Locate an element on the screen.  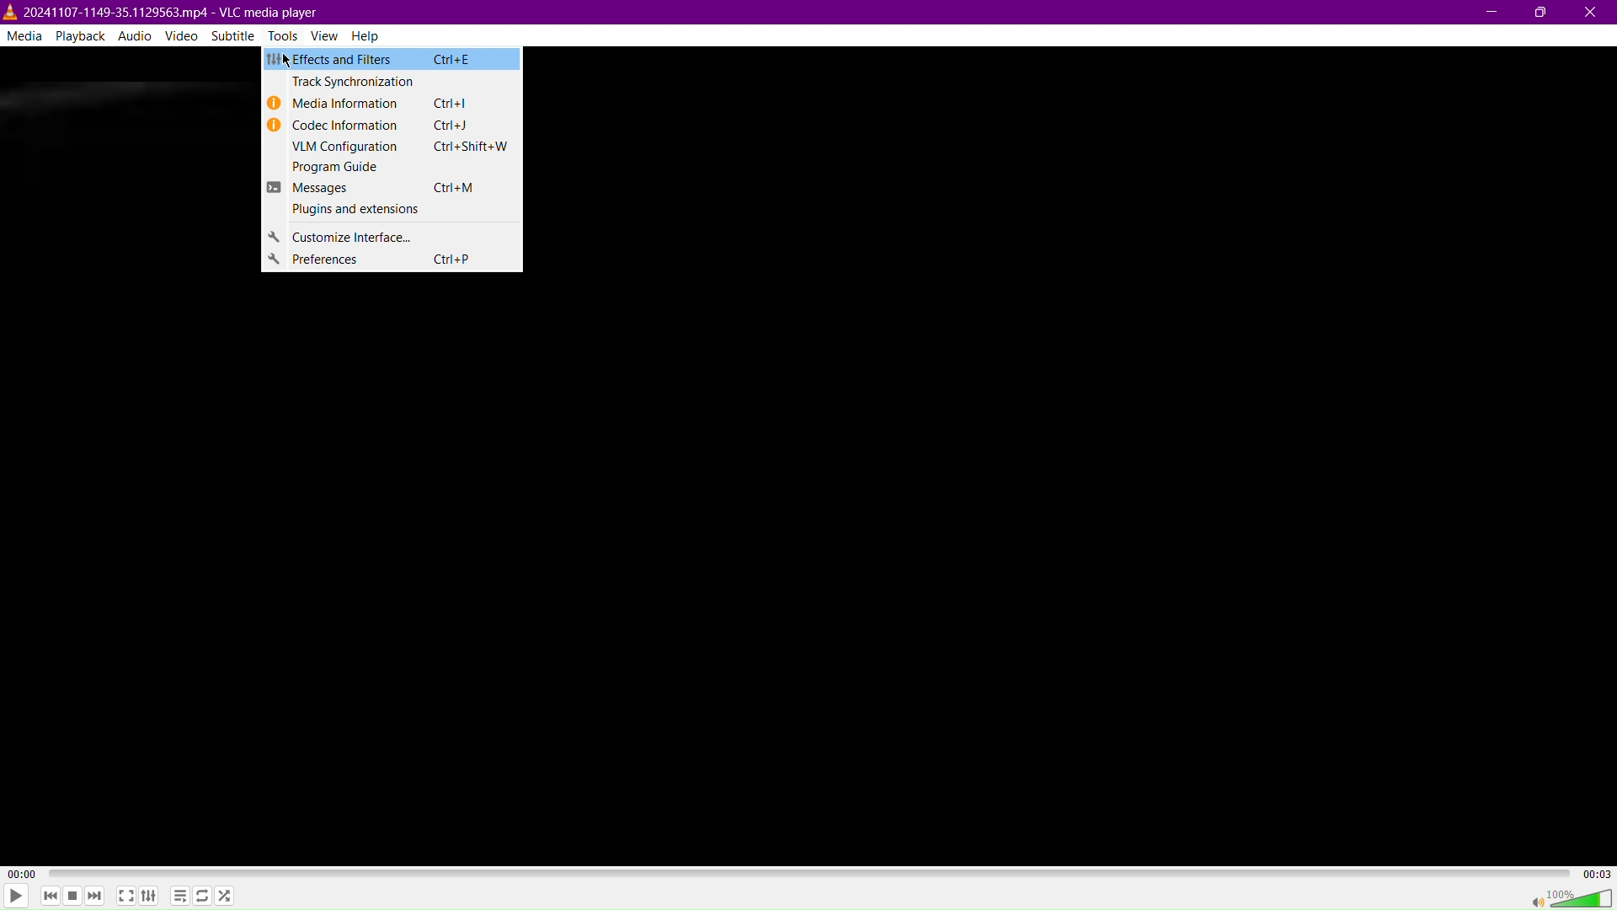
TImeline is located at coordinates (811, 871).